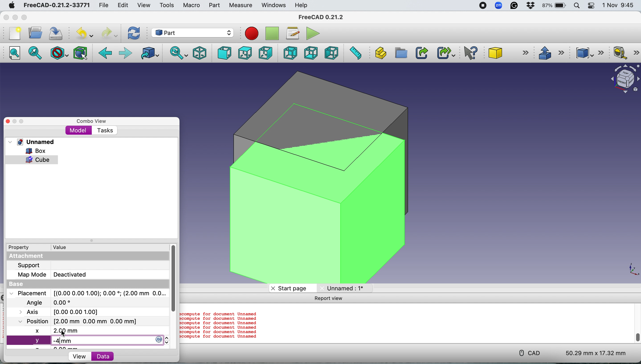  What do you see at coordinates (122, 5) in the screenshot?
I see `Edit` at bounding box center [122, 5].